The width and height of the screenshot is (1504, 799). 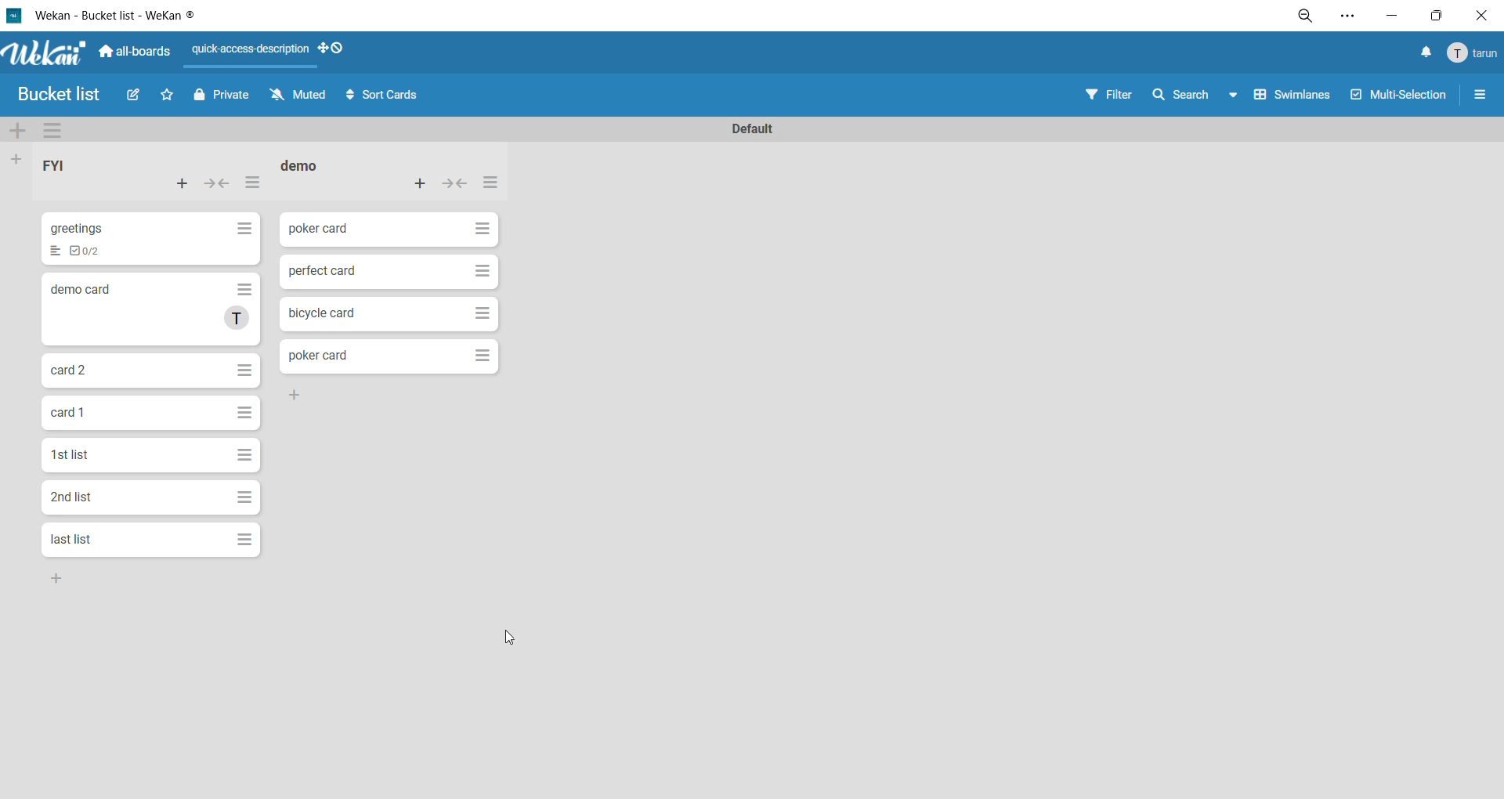 What do you see at coordinates (421, 183) in the screenshot?
I see `add card` at bounding box center [421, 183].